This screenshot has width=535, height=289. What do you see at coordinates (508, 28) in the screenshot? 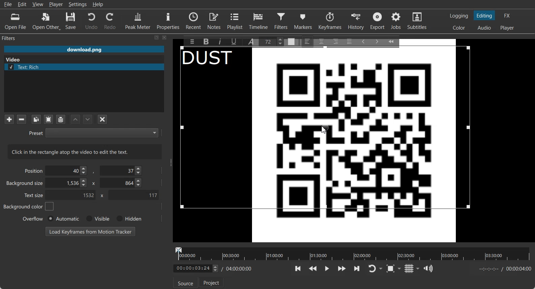
I see `Switching to the Player only layout` at bounding box center [508, 28].